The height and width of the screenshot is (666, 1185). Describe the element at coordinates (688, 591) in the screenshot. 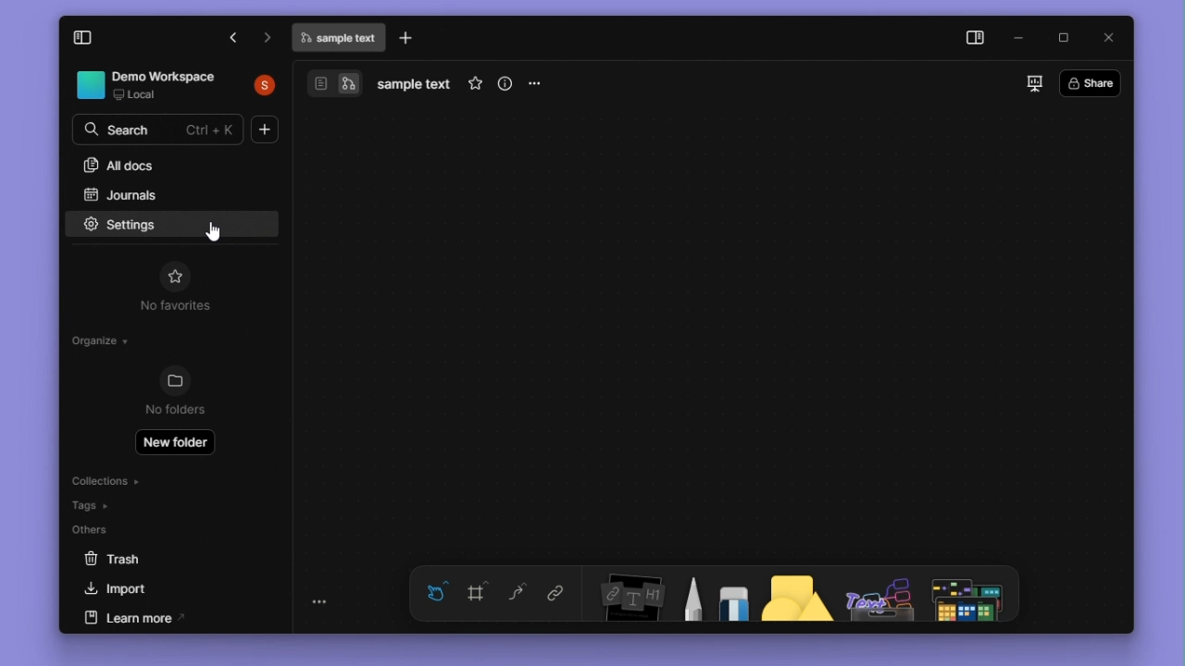

I see `Pen` at that location.